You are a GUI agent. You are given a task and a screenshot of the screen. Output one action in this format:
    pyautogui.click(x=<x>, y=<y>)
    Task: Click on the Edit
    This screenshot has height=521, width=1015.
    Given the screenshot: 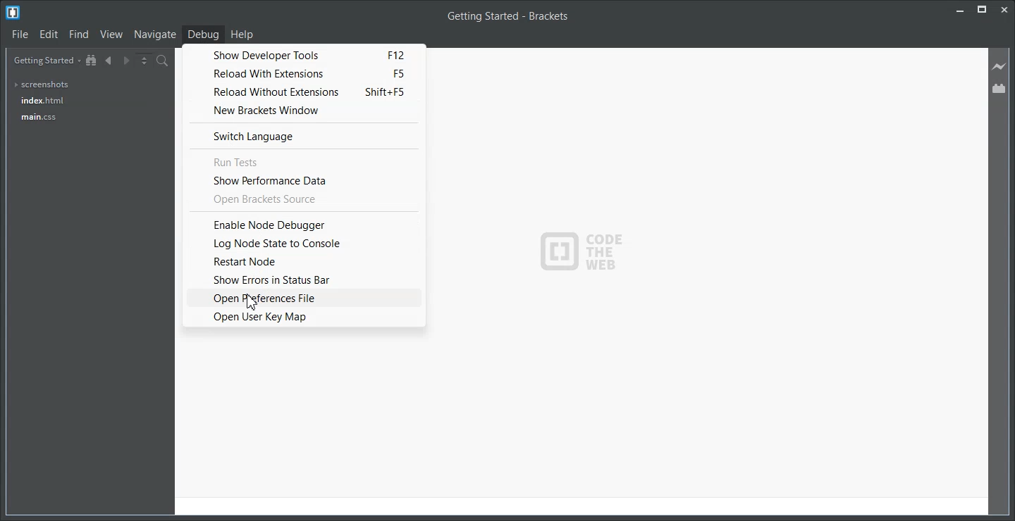 What is the action you would take?
    pyautogui.click(x=49, y=34)
    